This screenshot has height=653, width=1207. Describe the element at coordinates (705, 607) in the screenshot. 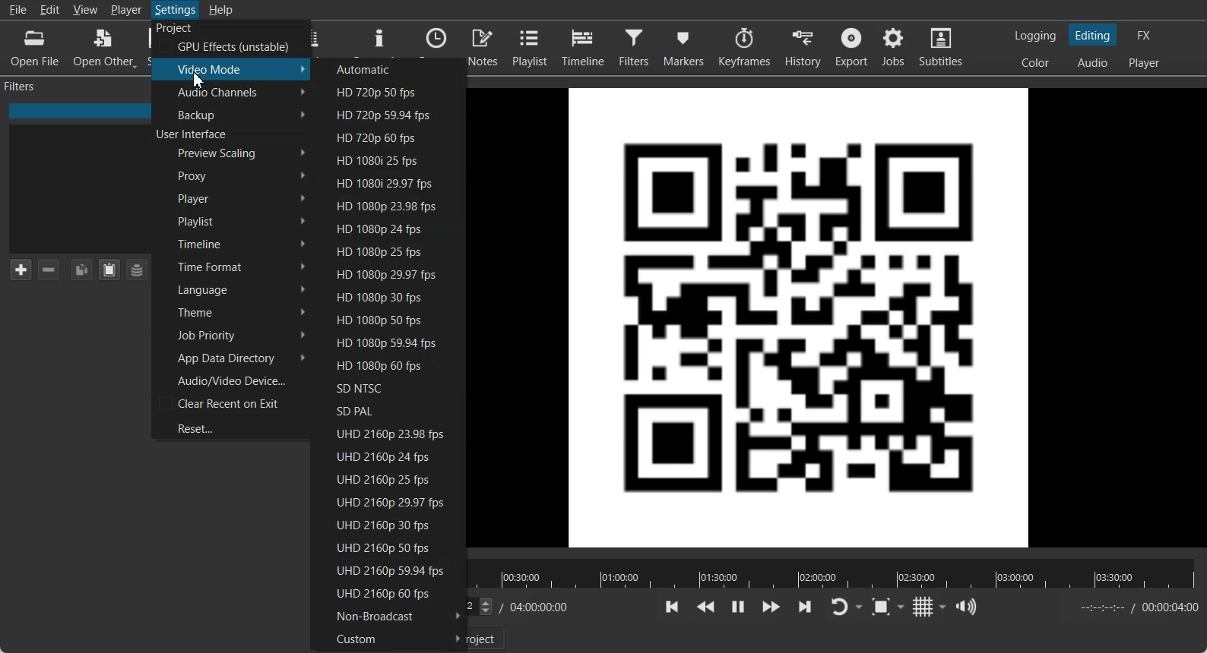

I see `Play quickly backward` at that location.